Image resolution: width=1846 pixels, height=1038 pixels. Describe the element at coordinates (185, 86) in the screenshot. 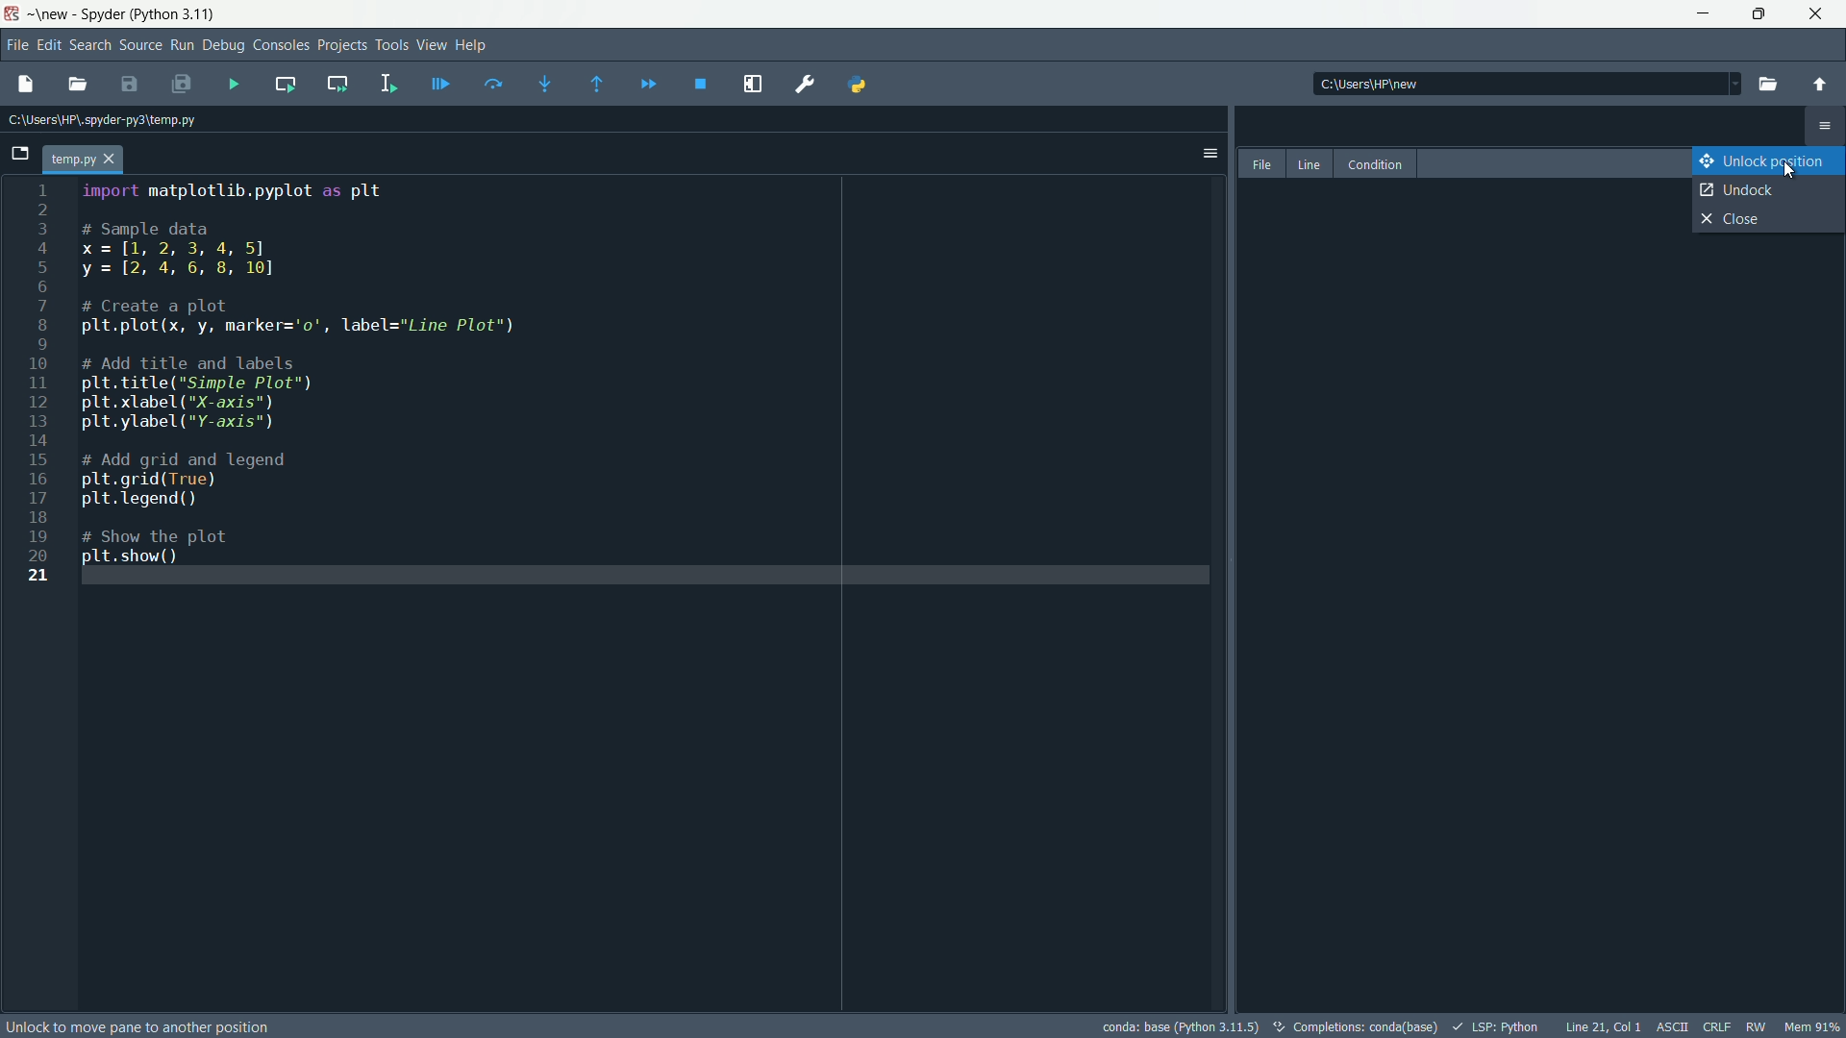

I see `save all files` at that location.